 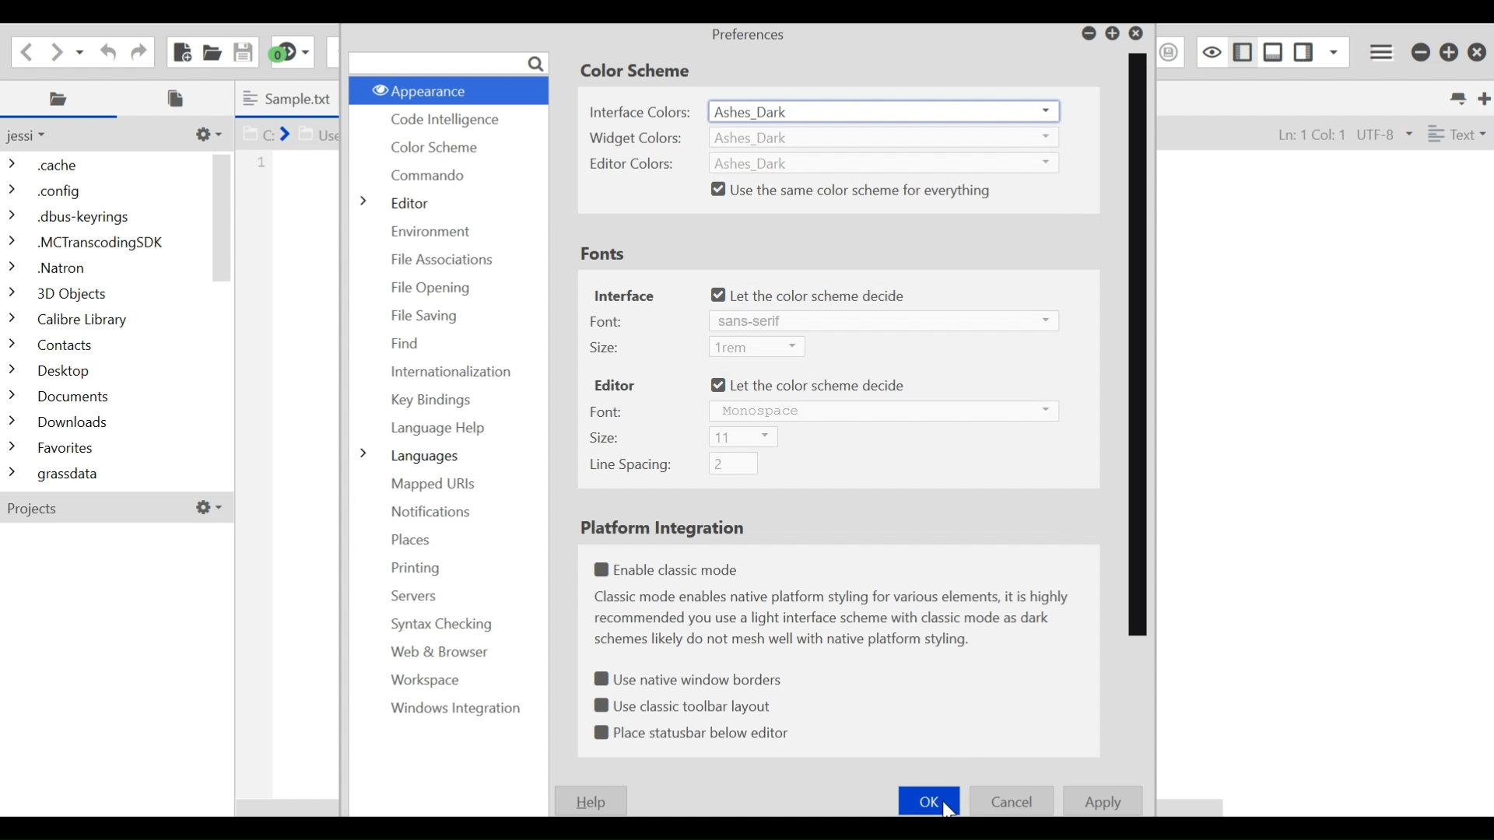 What do you see at coordinates (437, 146) in the screenshot?
I see `Color Scheme` at bounding box center [437, 146].